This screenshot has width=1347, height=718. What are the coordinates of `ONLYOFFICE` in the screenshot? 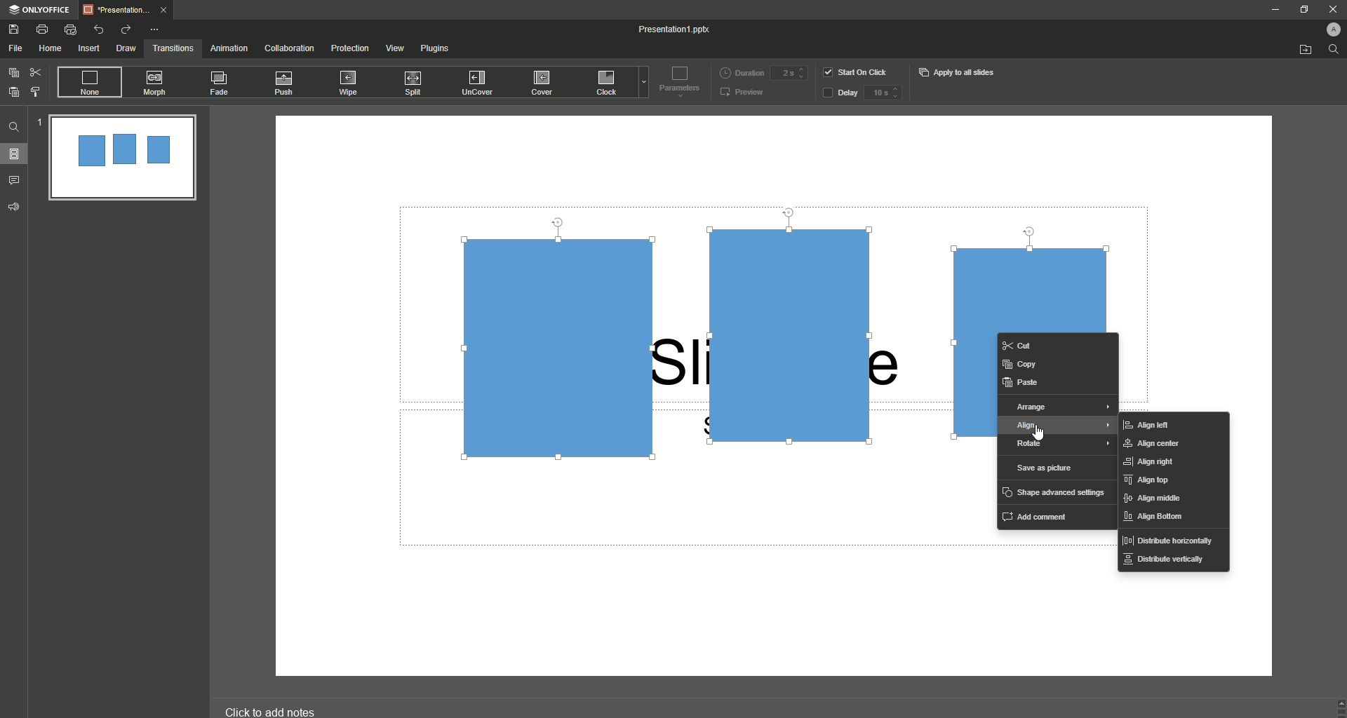 It's located at (39, 10).